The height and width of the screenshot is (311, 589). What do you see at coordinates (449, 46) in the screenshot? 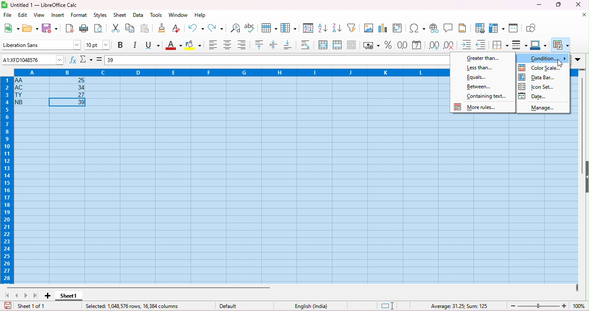
I see `delete decimal` at bounding box center [449, 46].